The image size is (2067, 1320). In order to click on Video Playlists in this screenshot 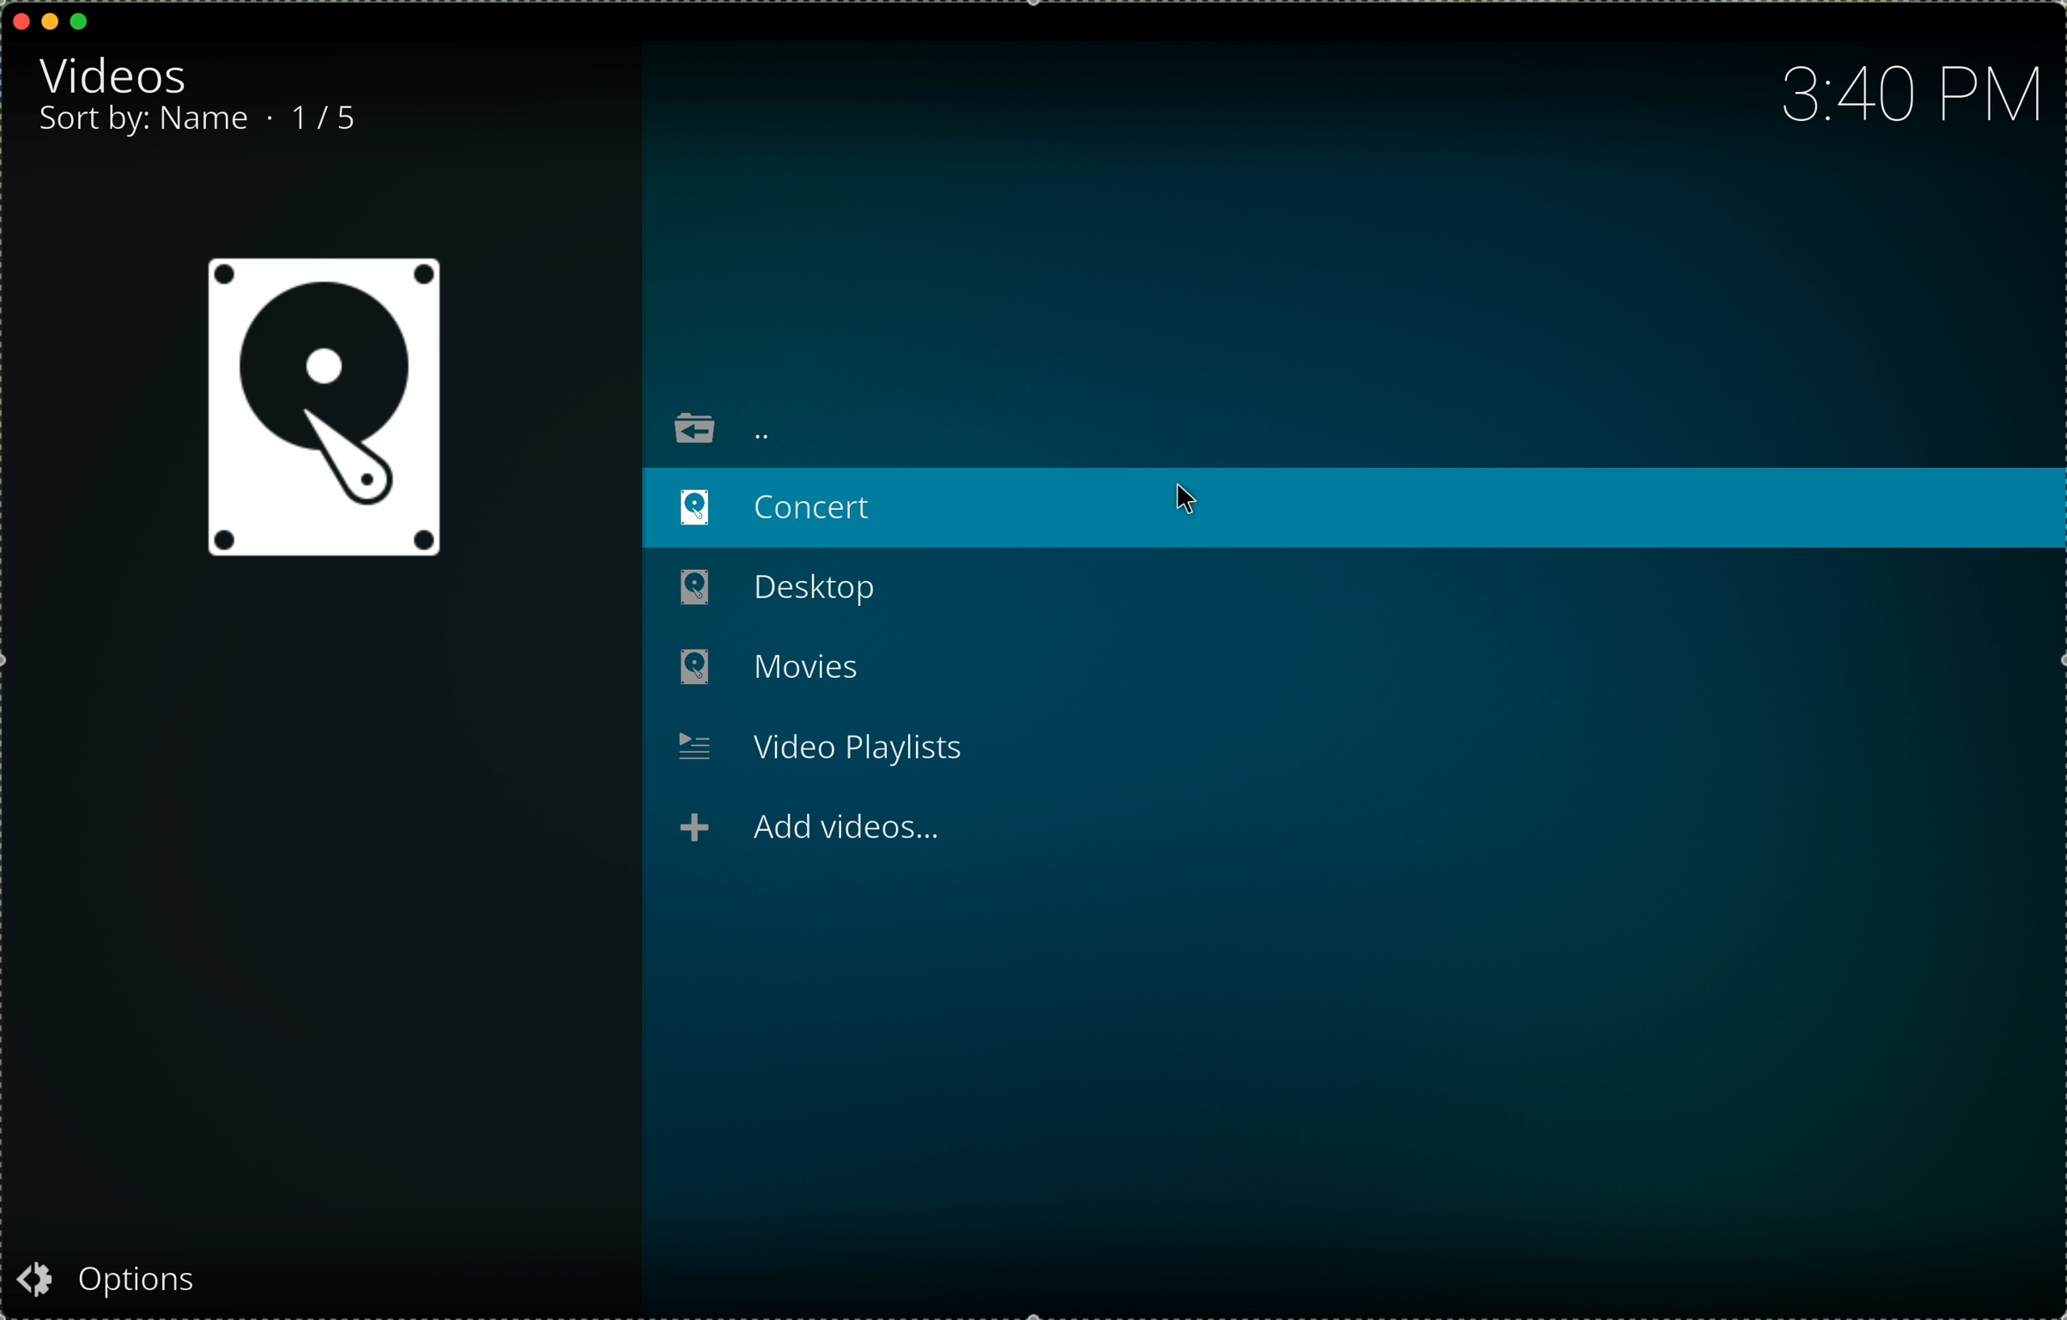, I will do `click(833, 748)`.